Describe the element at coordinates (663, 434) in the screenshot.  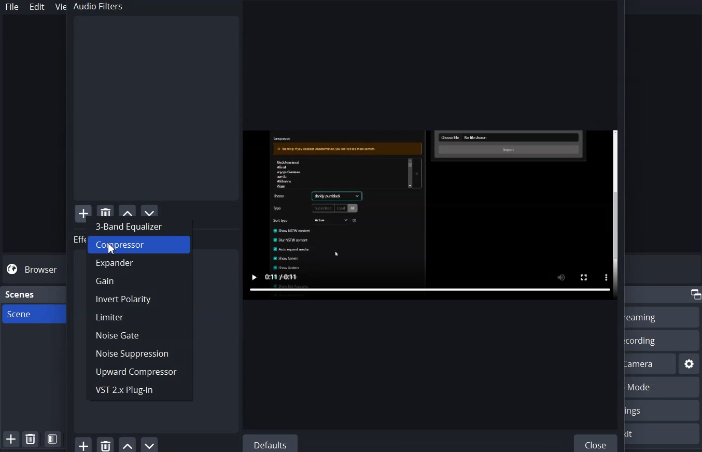
I see `Exit` at that location.